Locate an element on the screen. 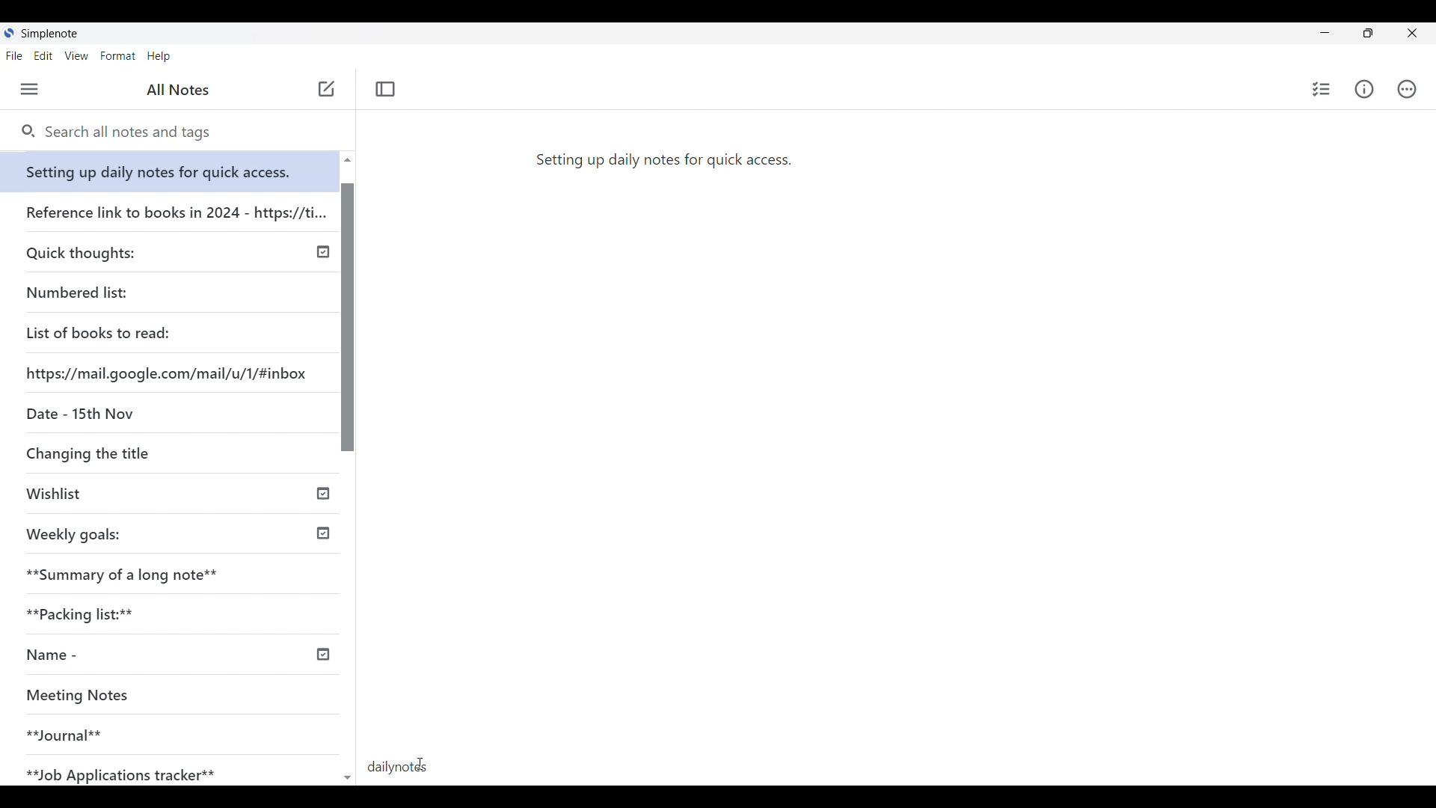 Image resolution: width=1436 pixels, height=808 pixels. Software note is located at coordinates (54, 34).